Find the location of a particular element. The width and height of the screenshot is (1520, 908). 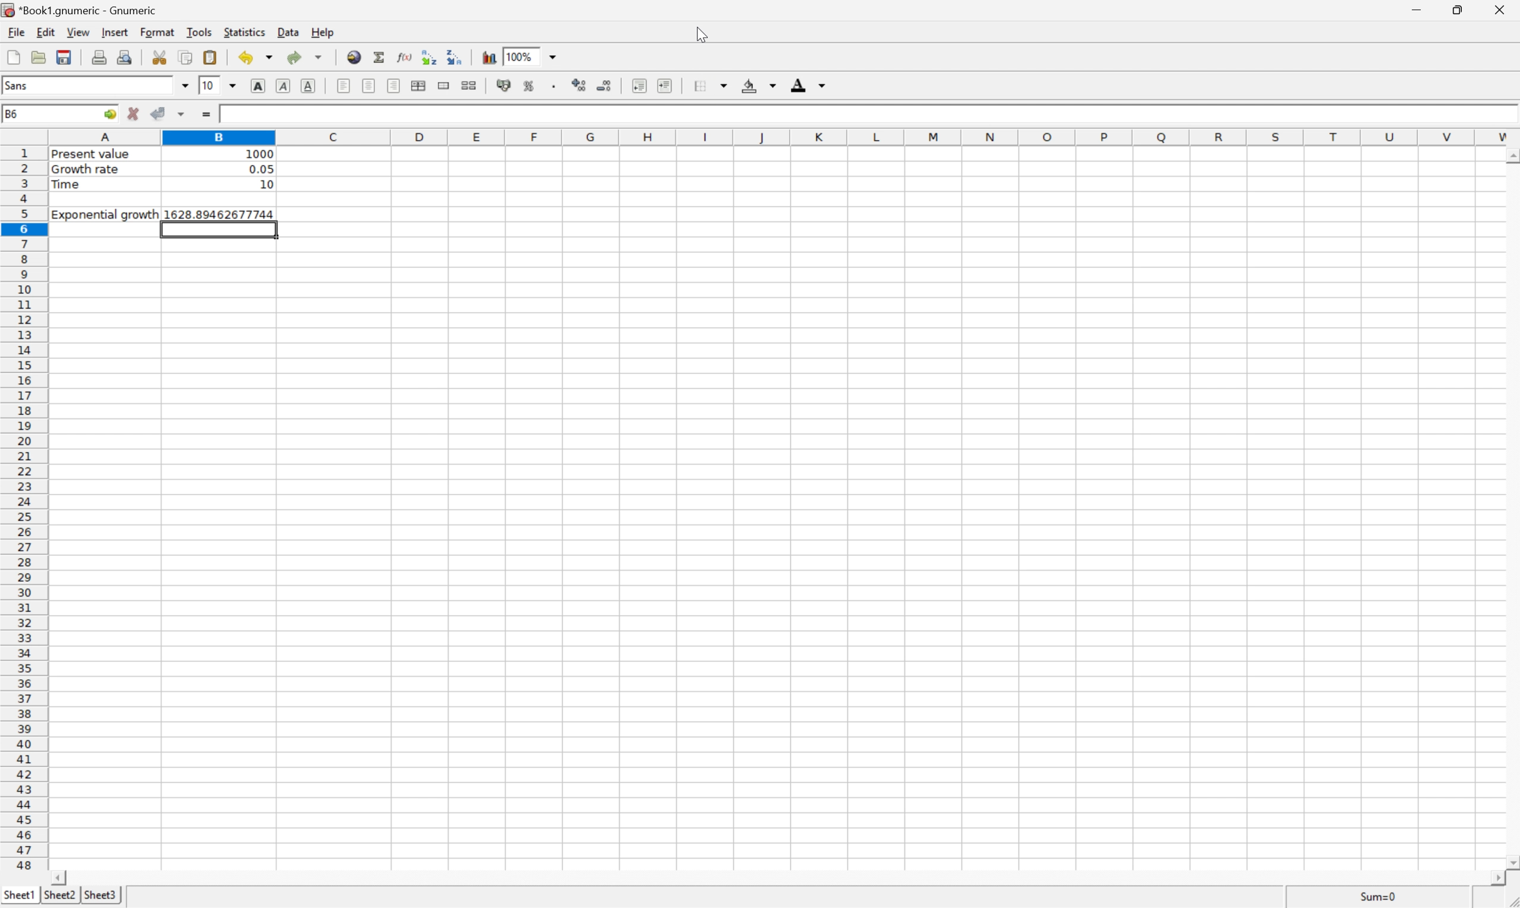

Print the current file is located at coordinates (100, 58).